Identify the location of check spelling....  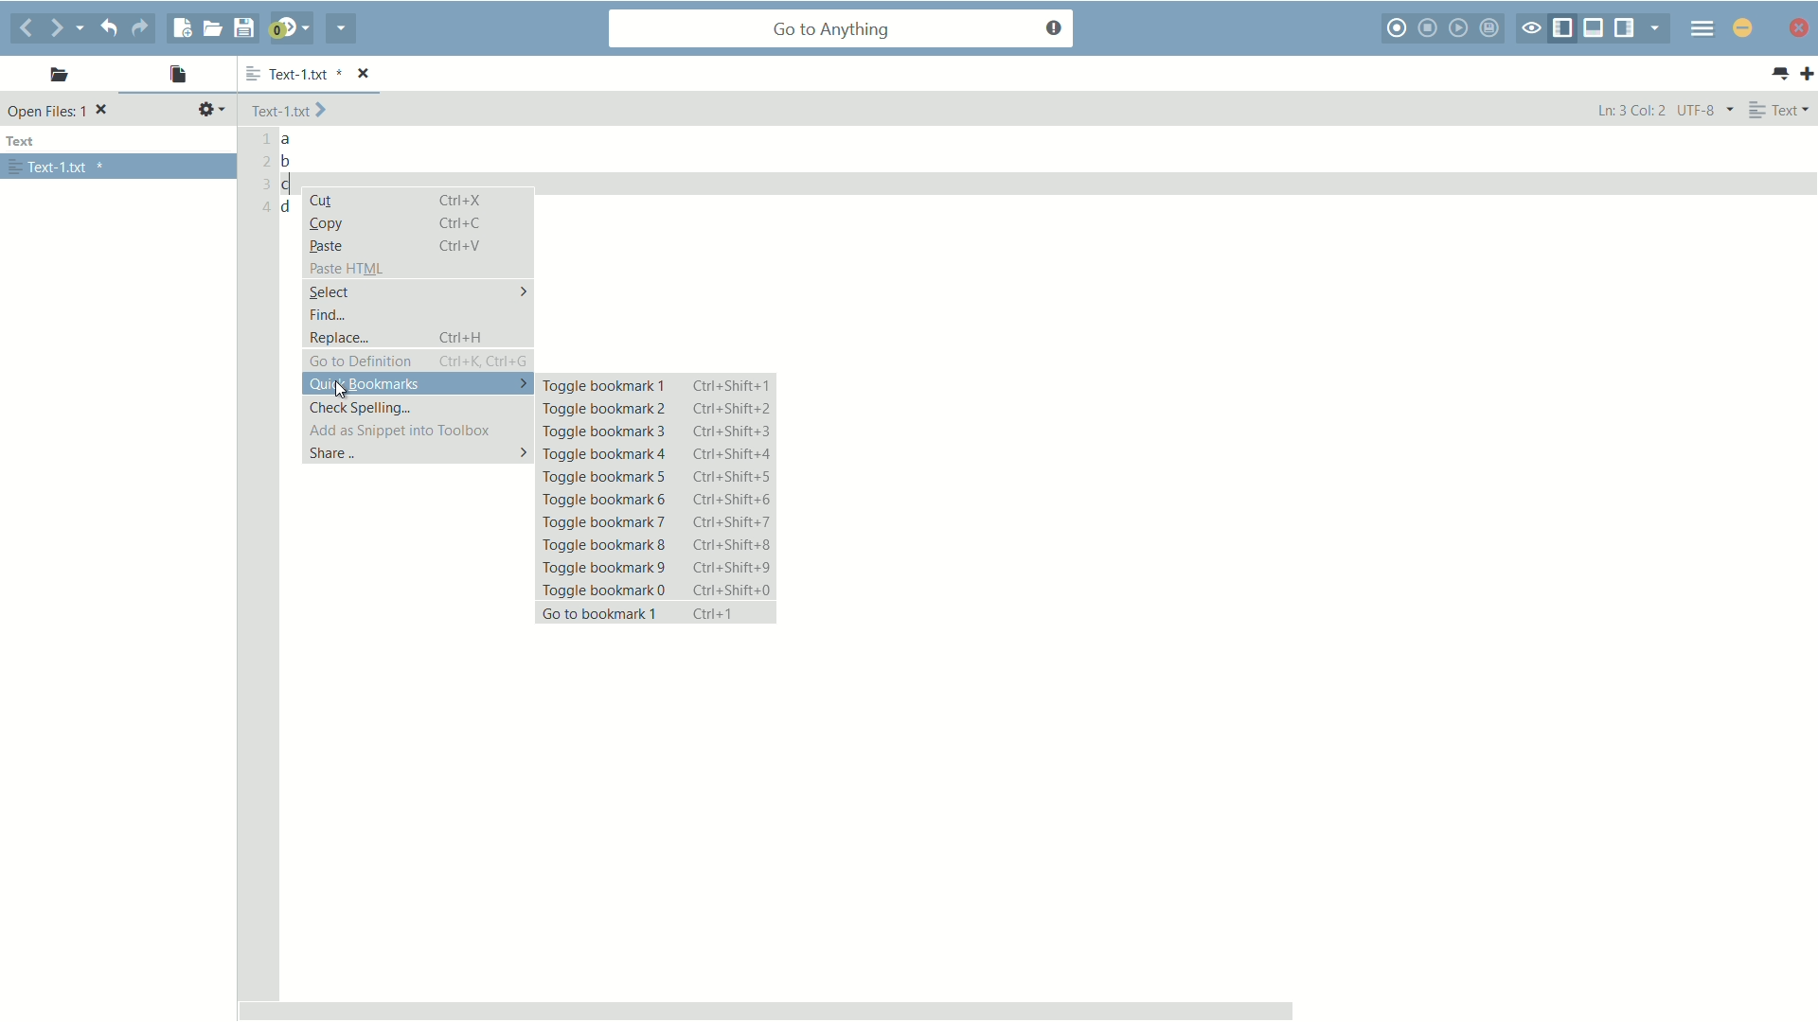
(362, 407).